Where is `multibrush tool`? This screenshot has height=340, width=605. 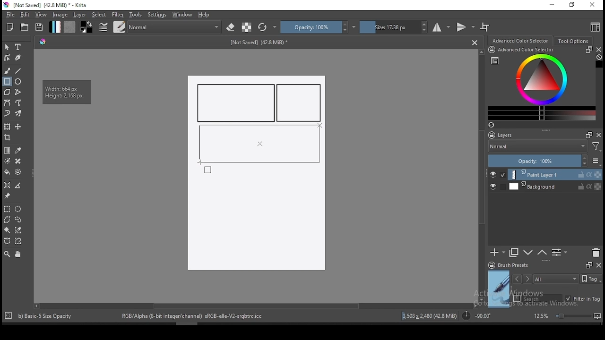 multibrush tool is located at coordinates (19, 114).